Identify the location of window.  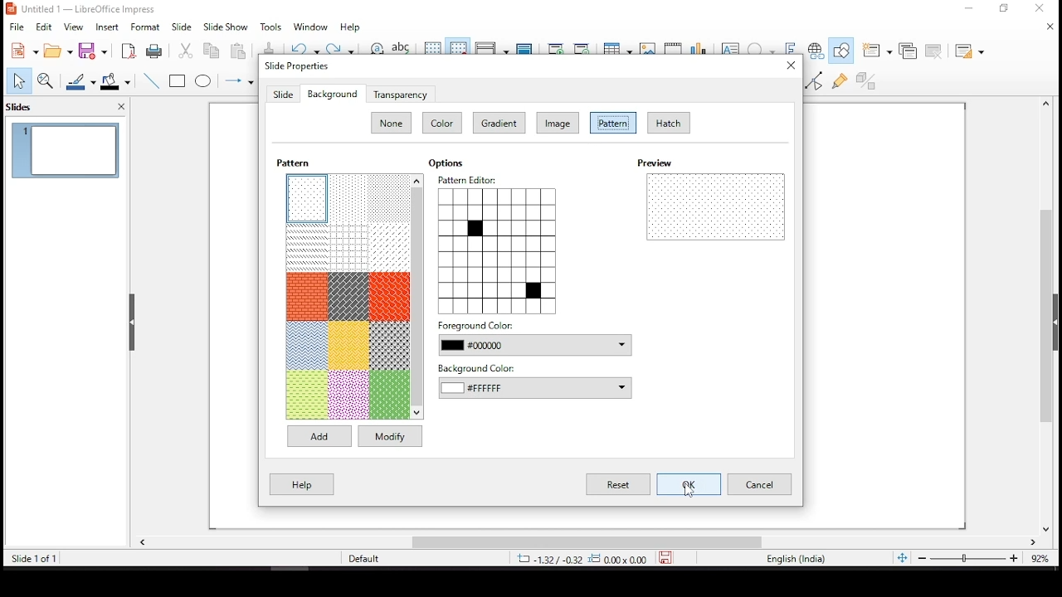
(308, 27).